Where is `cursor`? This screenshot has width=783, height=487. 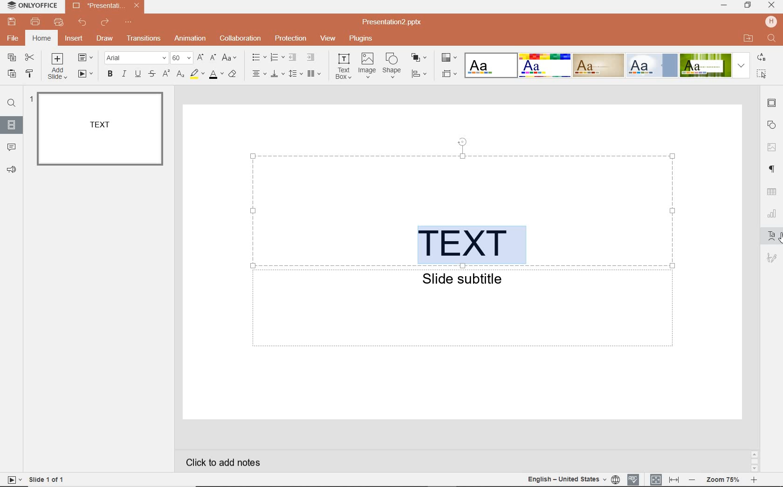
cursor is located at coordinates (778, 237).